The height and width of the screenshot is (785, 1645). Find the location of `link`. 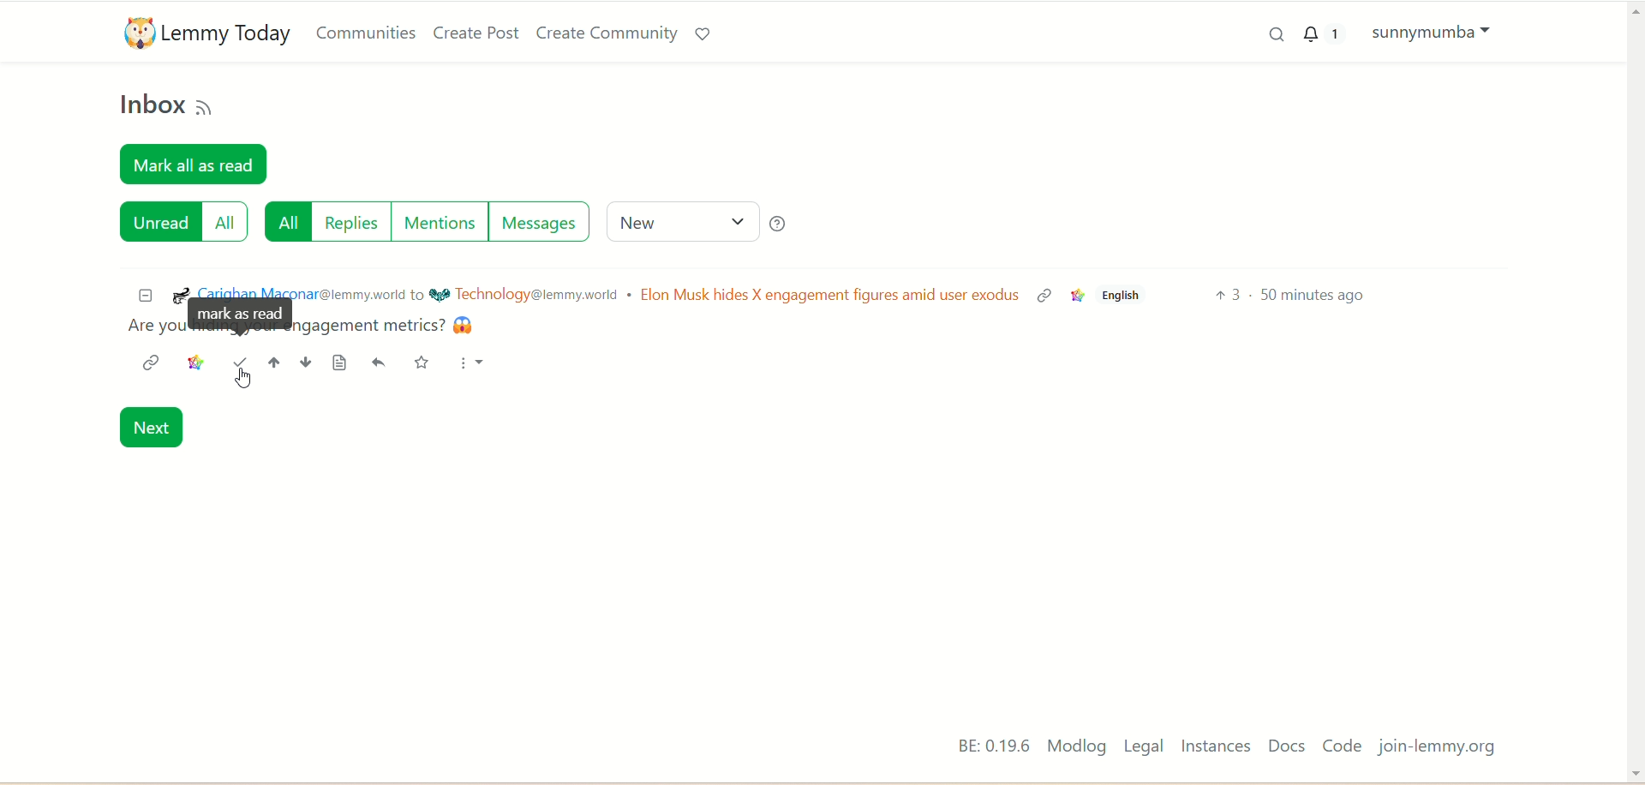

link is located at coordinates (152, 363).